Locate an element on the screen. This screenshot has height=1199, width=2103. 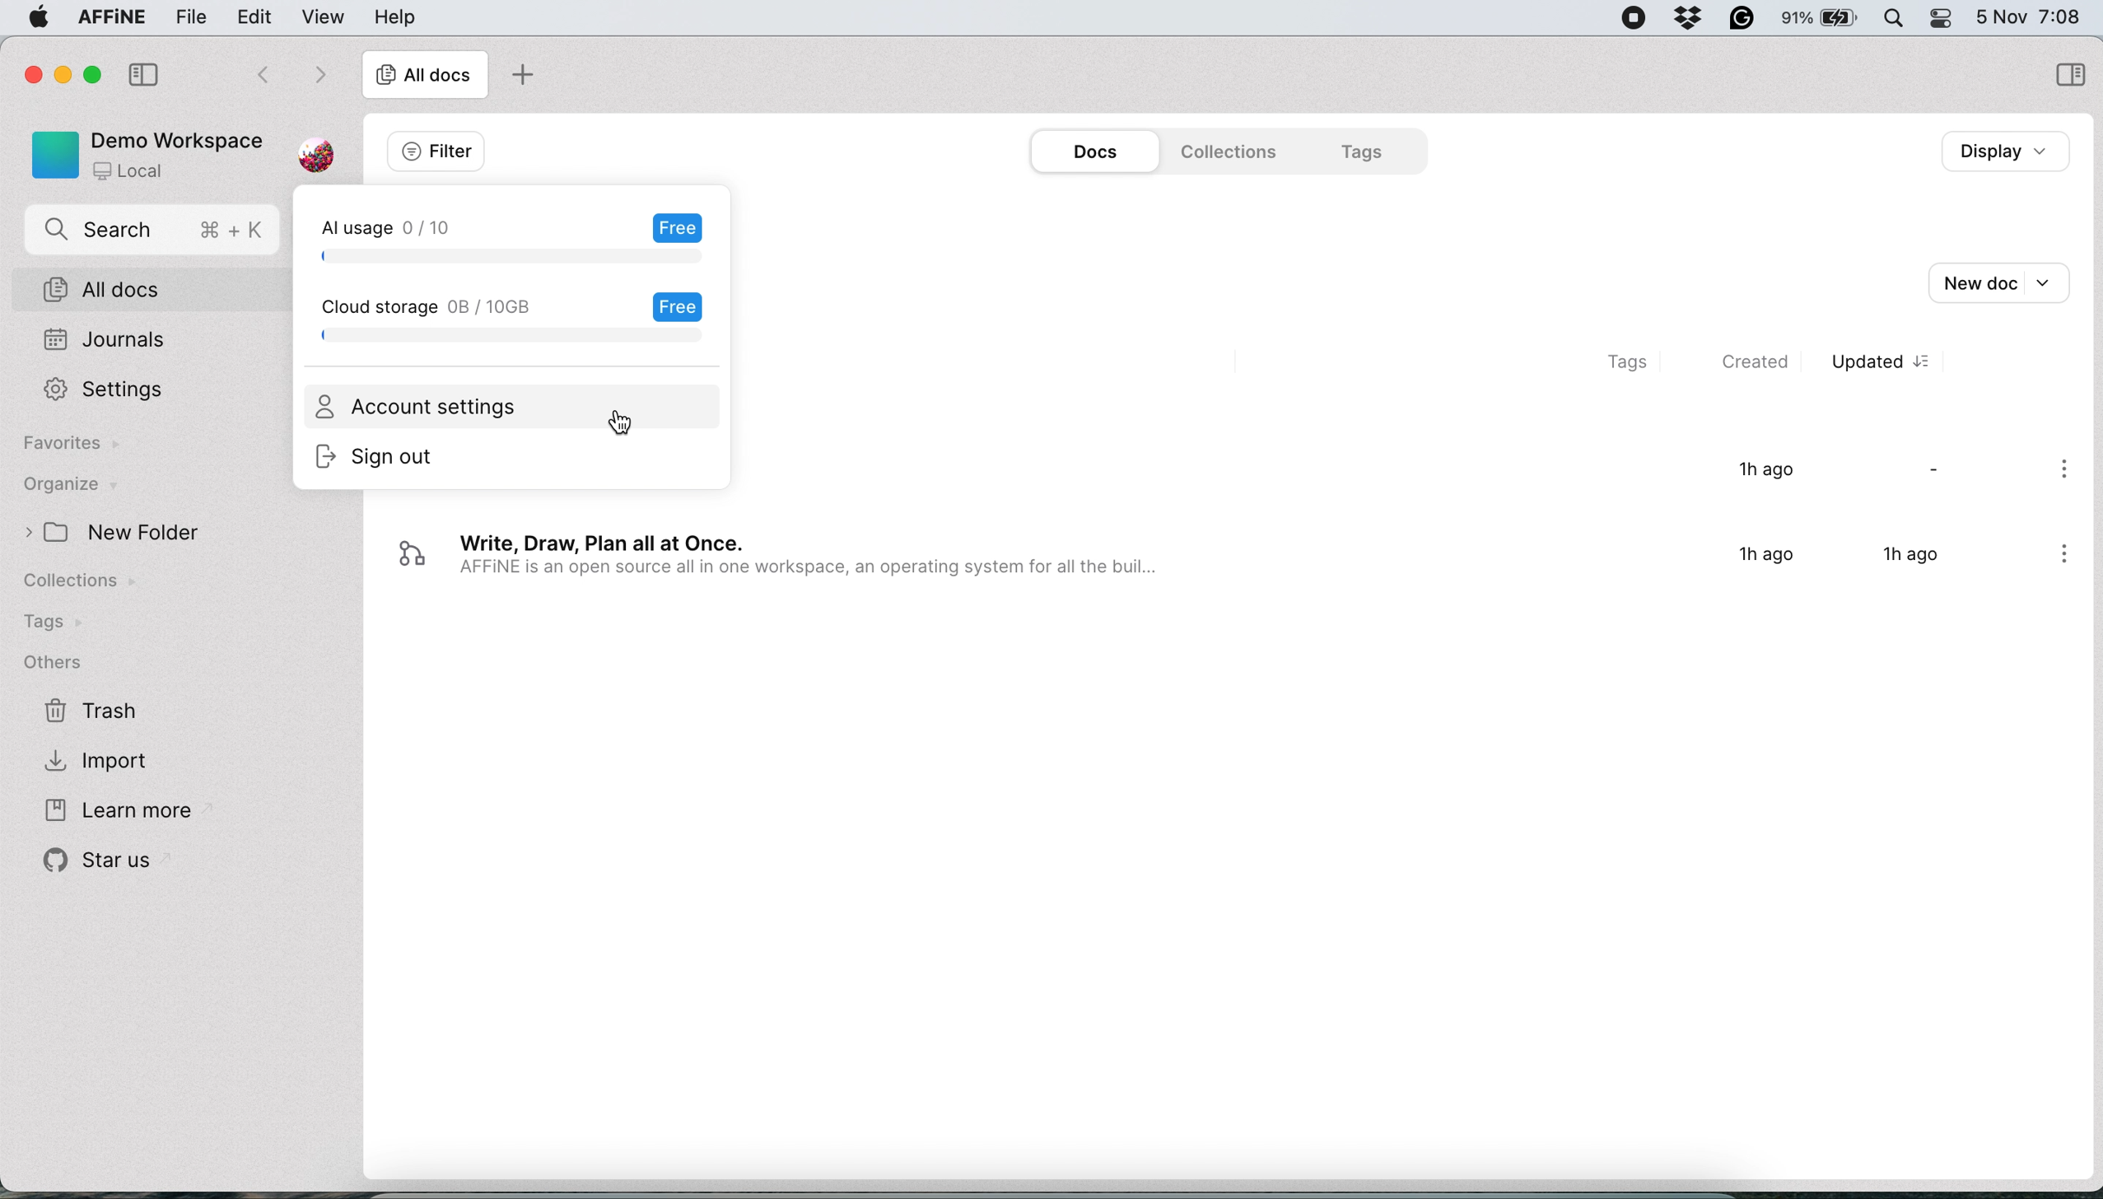
spotlight search is located at coordinates (1897, 18).